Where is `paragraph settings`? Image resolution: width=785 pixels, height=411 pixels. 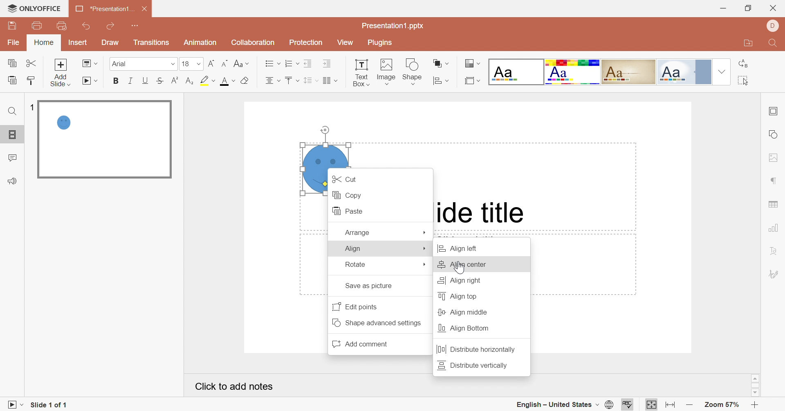 paragraph settings is located at coordinates (774, 182).